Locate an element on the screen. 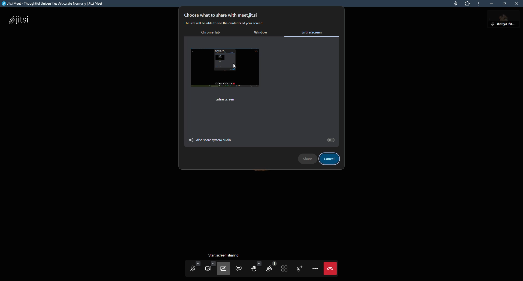 Image resolution: width=523 pixels, height=281 pixels. invite people is located at coordinates (300, 269).